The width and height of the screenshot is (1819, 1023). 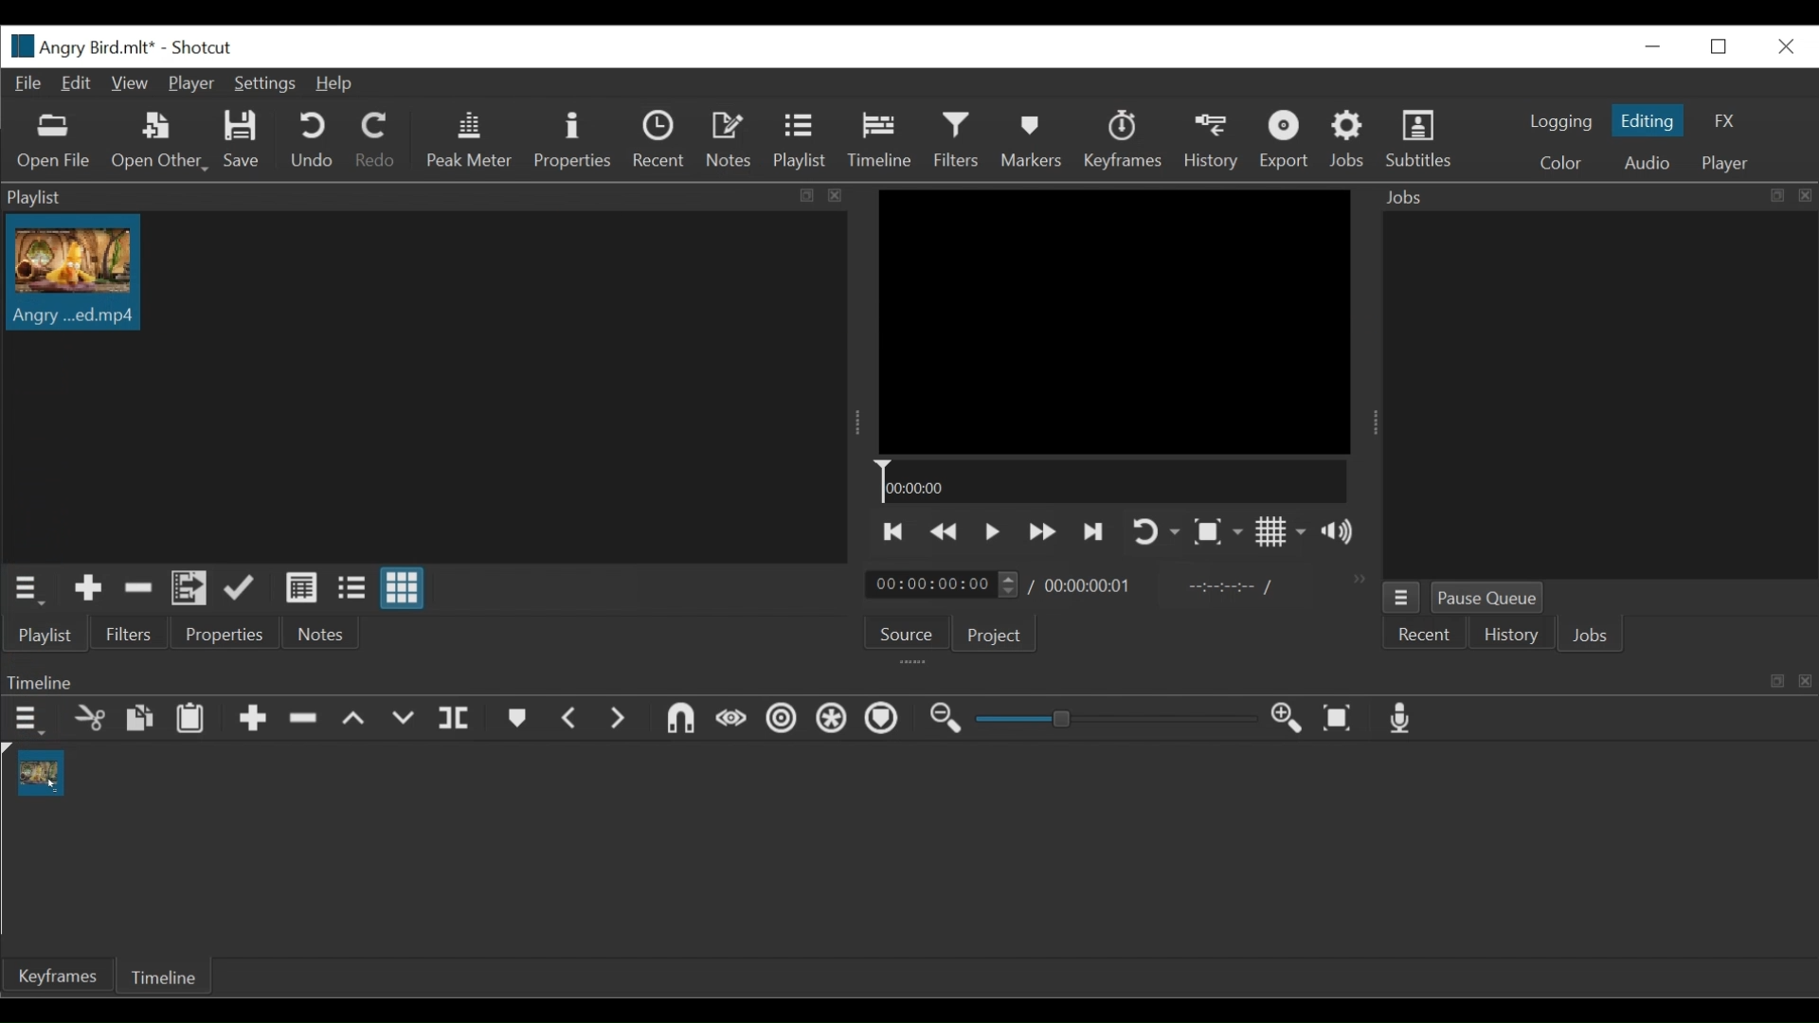 What do you see at coordinates (161, 976) in the screenshot?
I see `Timeline` at bounding box center [161, 976].